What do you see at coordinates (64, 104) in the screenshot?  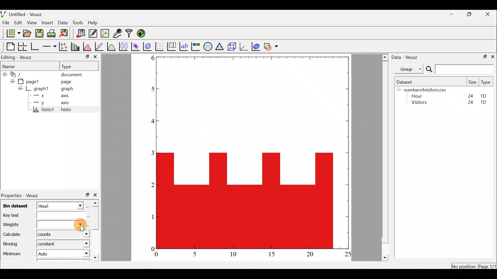 I see `axis` at bounding box center [64, 104].